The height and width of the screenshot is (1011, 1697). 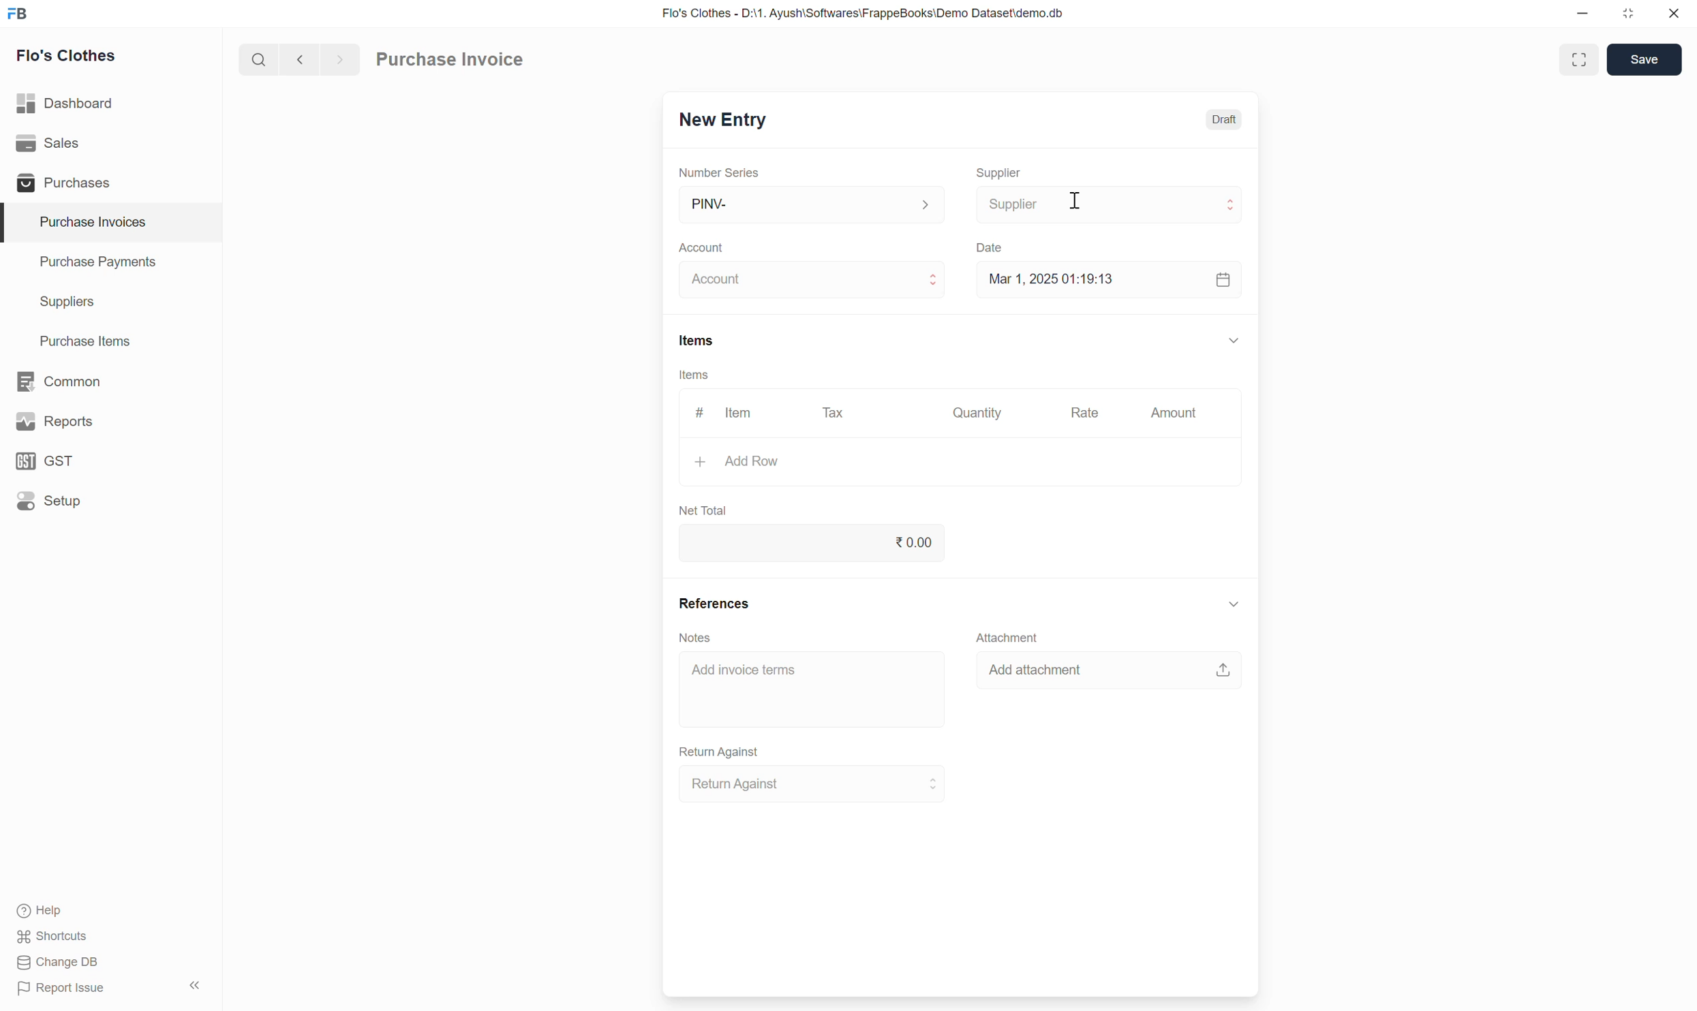 What do you see at coordinates (694, 375) in the screenshot?
I see `Items` at bounding box center [694, 375].